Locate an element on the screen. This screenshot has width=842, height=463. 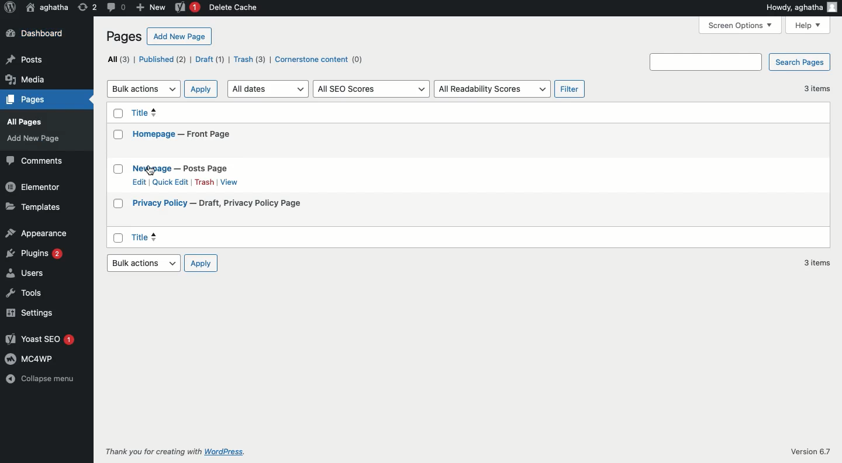
All dates is located at coordinates (268, 89).